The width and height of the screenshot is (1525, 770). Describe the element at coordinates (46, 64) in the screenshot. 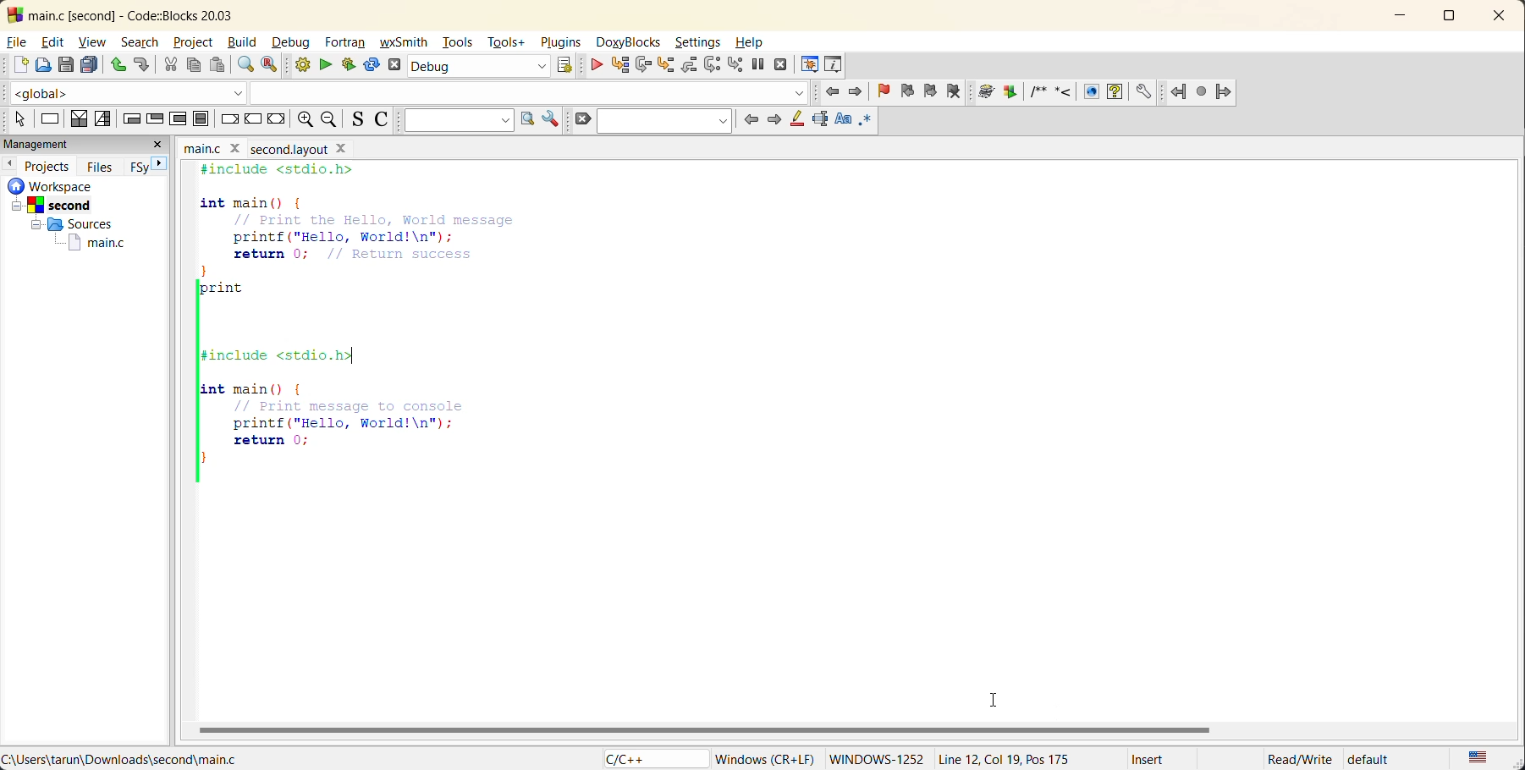

I see `open` at that location.